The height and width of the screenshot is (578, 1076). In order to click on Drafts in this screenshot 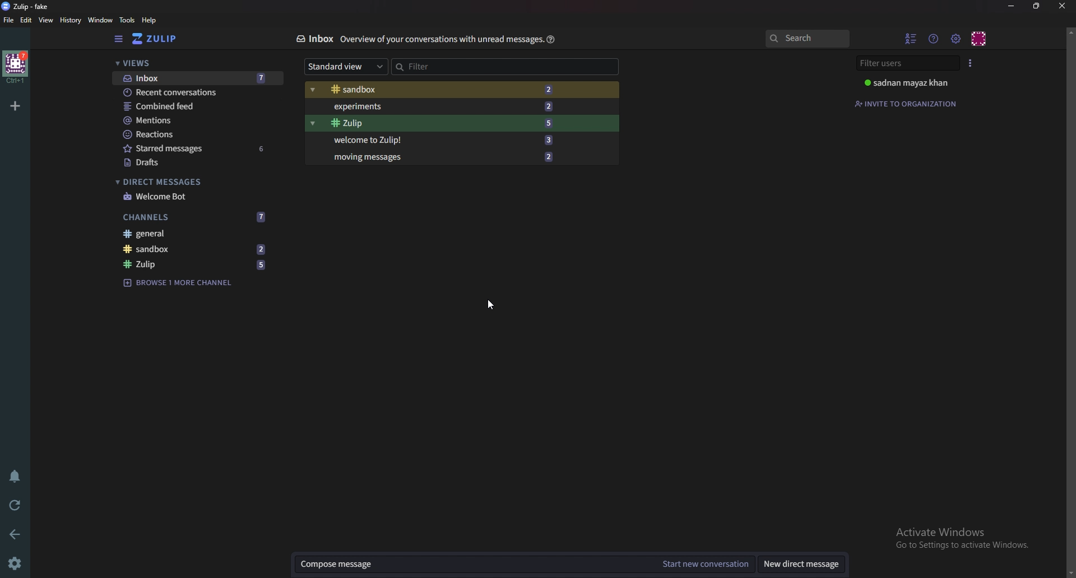, I will do `click(196, 164)`.